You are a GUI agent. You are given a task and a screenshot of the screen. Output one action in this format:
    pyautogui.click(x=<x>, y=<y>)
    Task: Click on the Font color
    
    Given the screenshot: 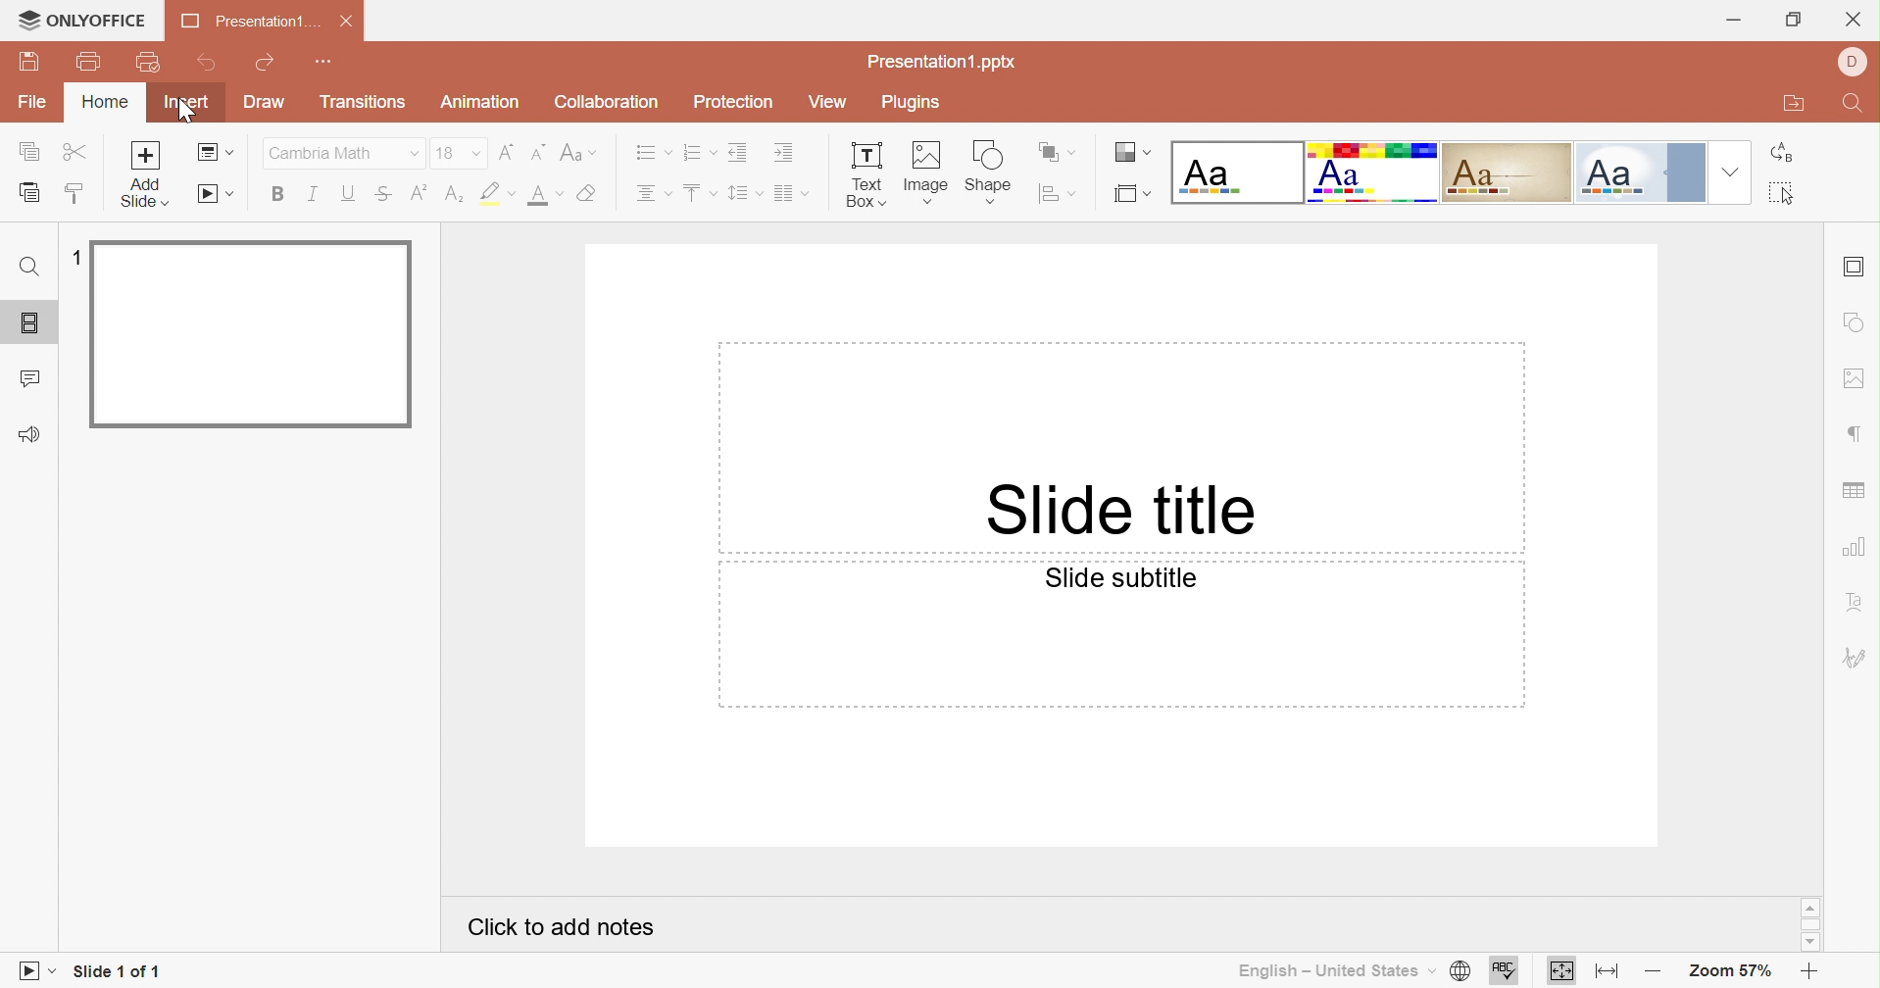 What is the action you would take?
    pyautogui.click(x=546, y=196)
    